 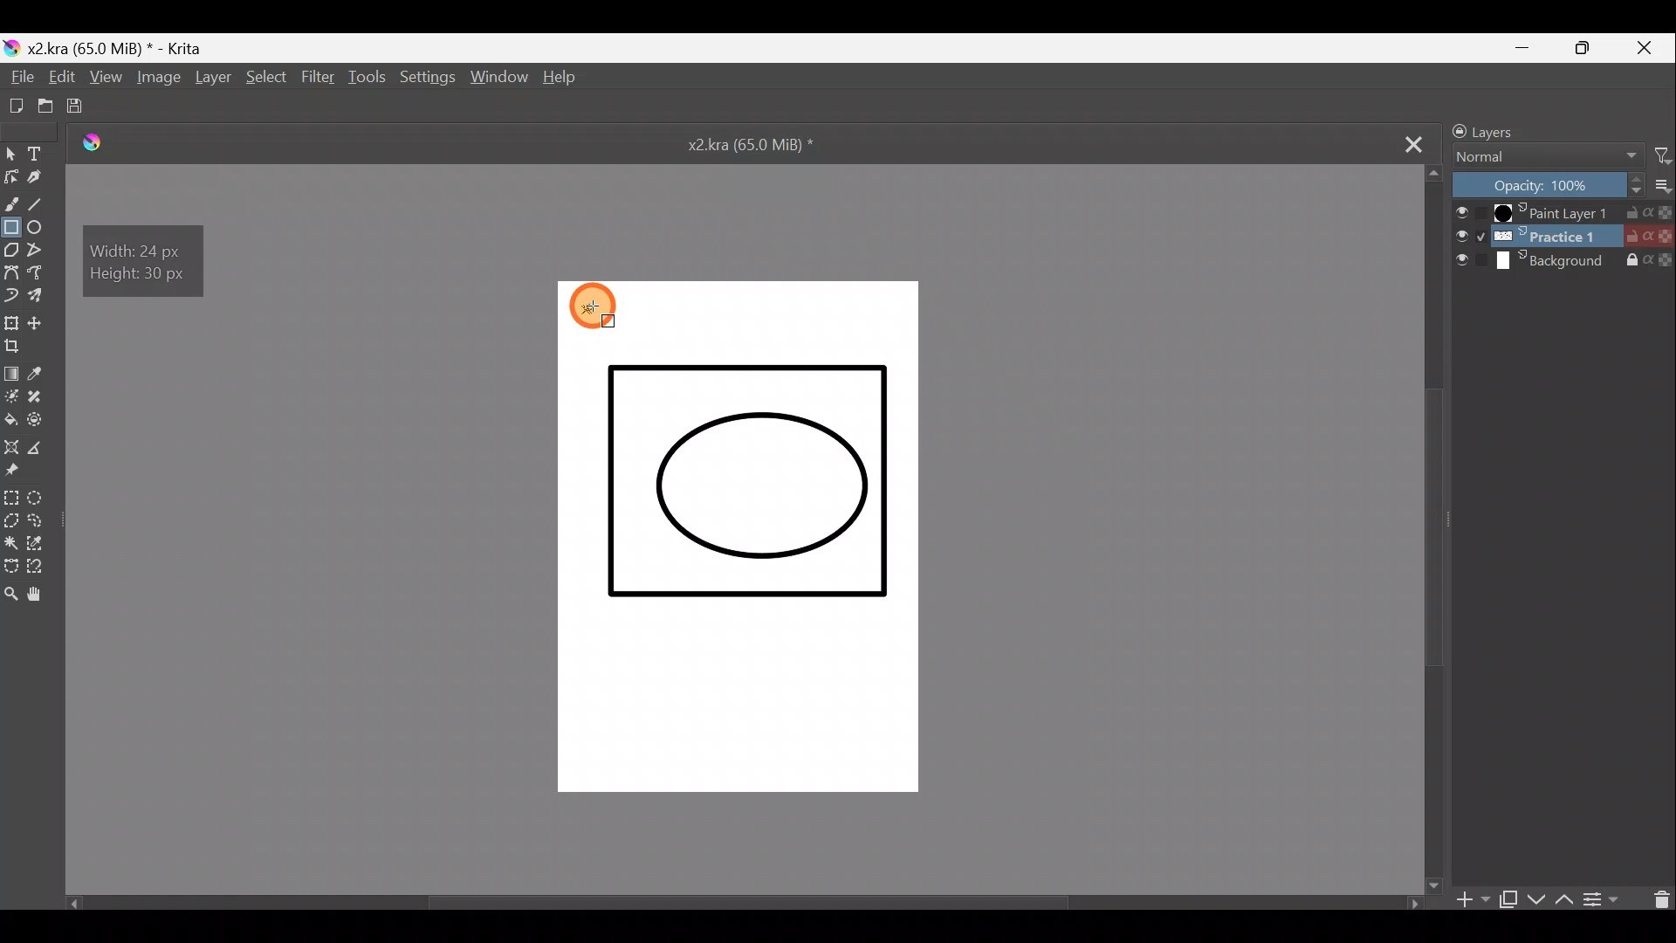 What do you see at coordinates (1590, 49) in the screenshot?
I see `Maximize` at bounding box center [1590, 49].